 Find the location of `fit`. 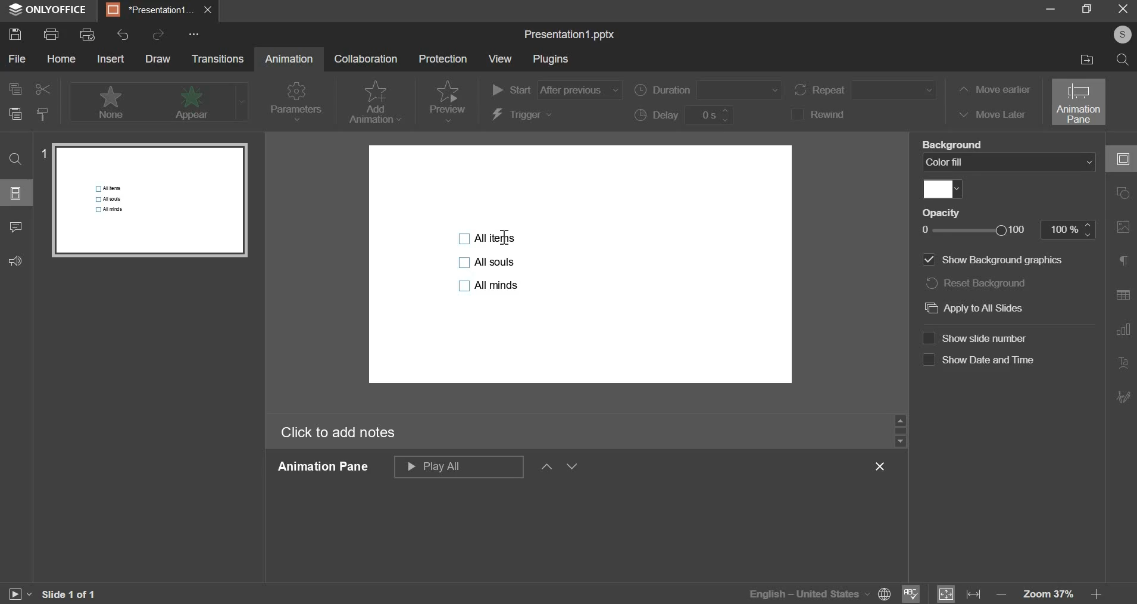

fit is located at coordinates (959, 593).